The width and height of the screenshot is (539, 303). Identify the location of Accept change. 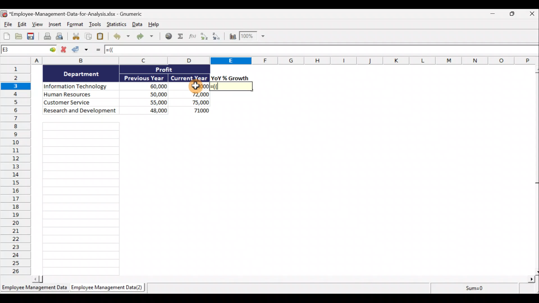
(82, 51).